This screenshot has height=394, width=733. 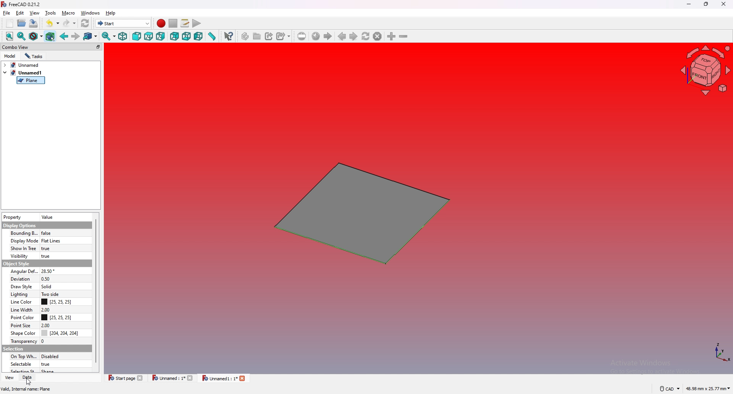 What do you see at coordinates (108, 36) in the screenshot?
I see `sync view` at bounding box center [108, 36].